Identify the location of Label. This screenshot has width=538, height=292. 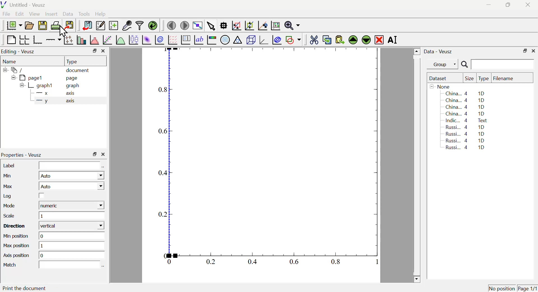
(10, 165).